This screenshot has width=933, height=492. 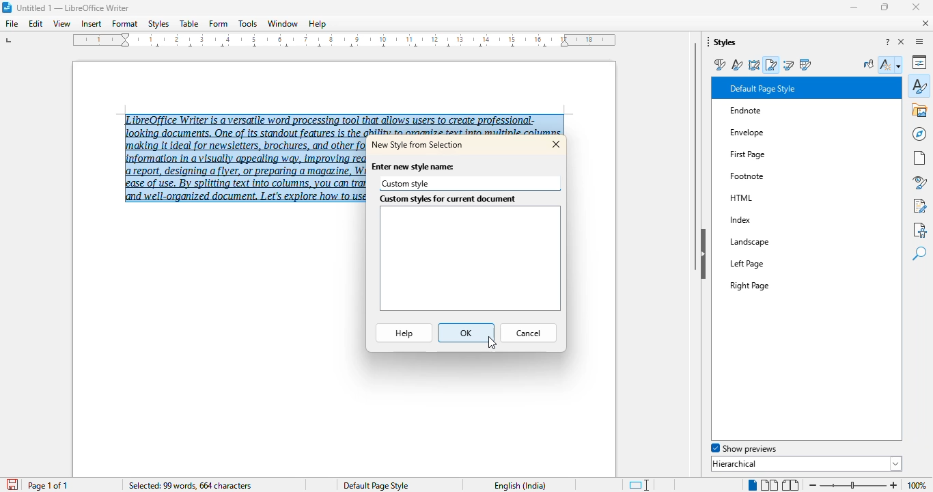 What do you see at coordinates (766, 262) in the screenshot?
I see `Left Page` at bounding box center [766, 262].